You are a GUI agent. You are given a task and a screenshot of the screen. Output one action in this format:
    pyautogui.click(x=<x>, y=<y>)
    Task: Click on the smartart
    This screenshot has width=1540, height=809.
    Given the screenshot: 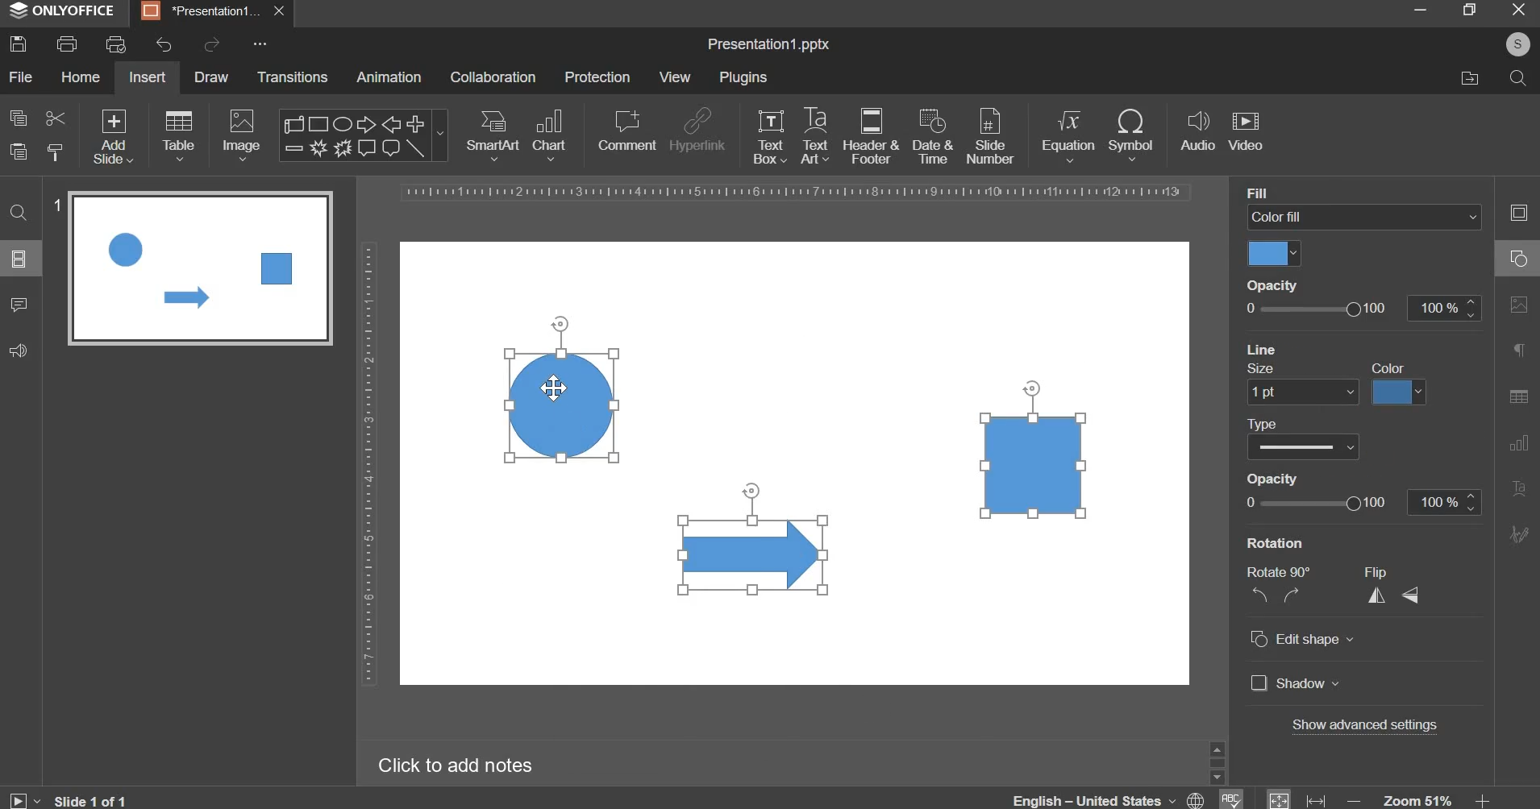 What is the action you would take?
    pyautogui.click(x=493, y=132)
    